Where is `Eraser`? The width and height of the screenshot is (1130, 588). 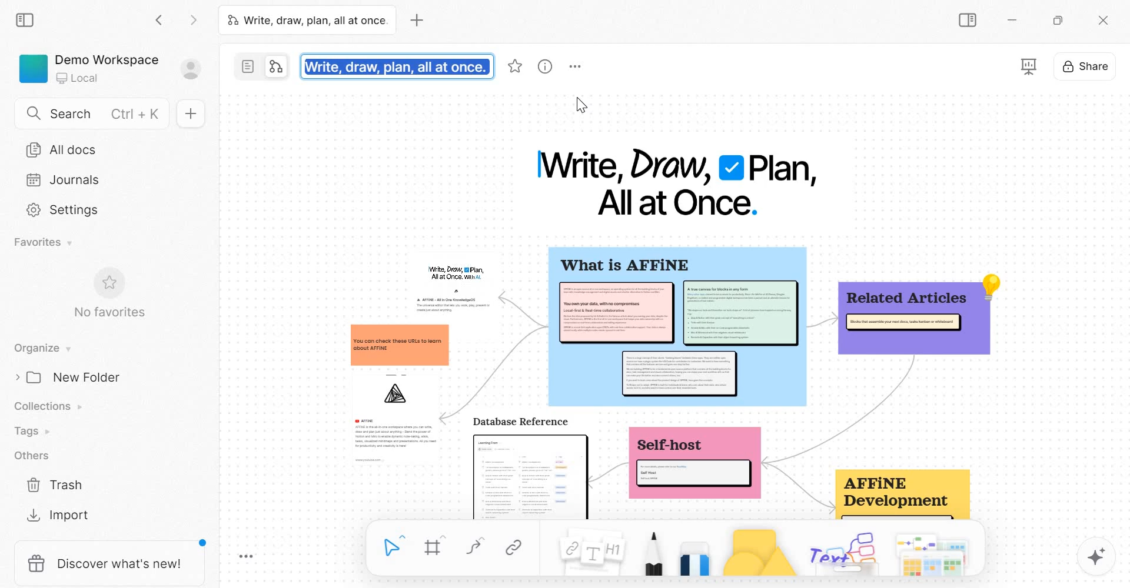
Eraser is located at coordinates (695, 555).